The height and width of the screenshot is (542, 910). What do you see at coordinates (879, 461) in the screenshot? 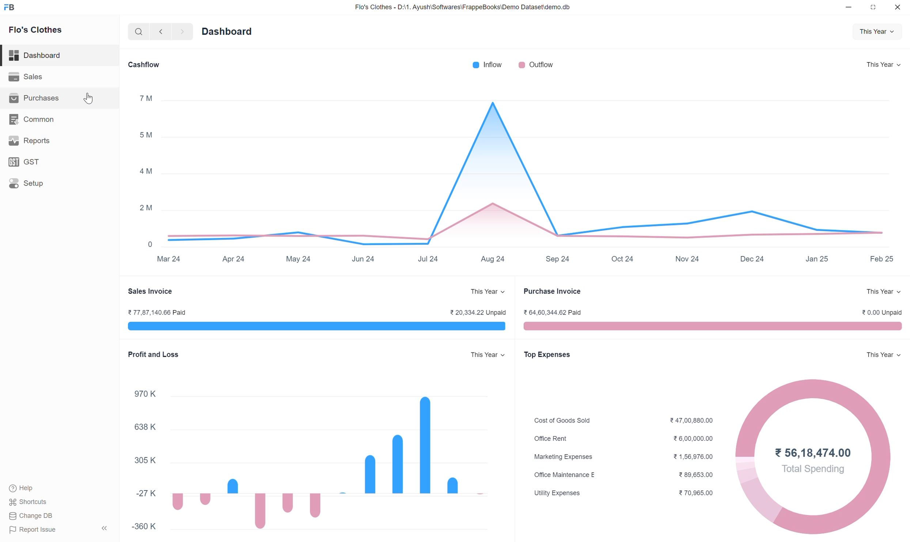
I see `Total spending graph` at bounding box center [879, 461].